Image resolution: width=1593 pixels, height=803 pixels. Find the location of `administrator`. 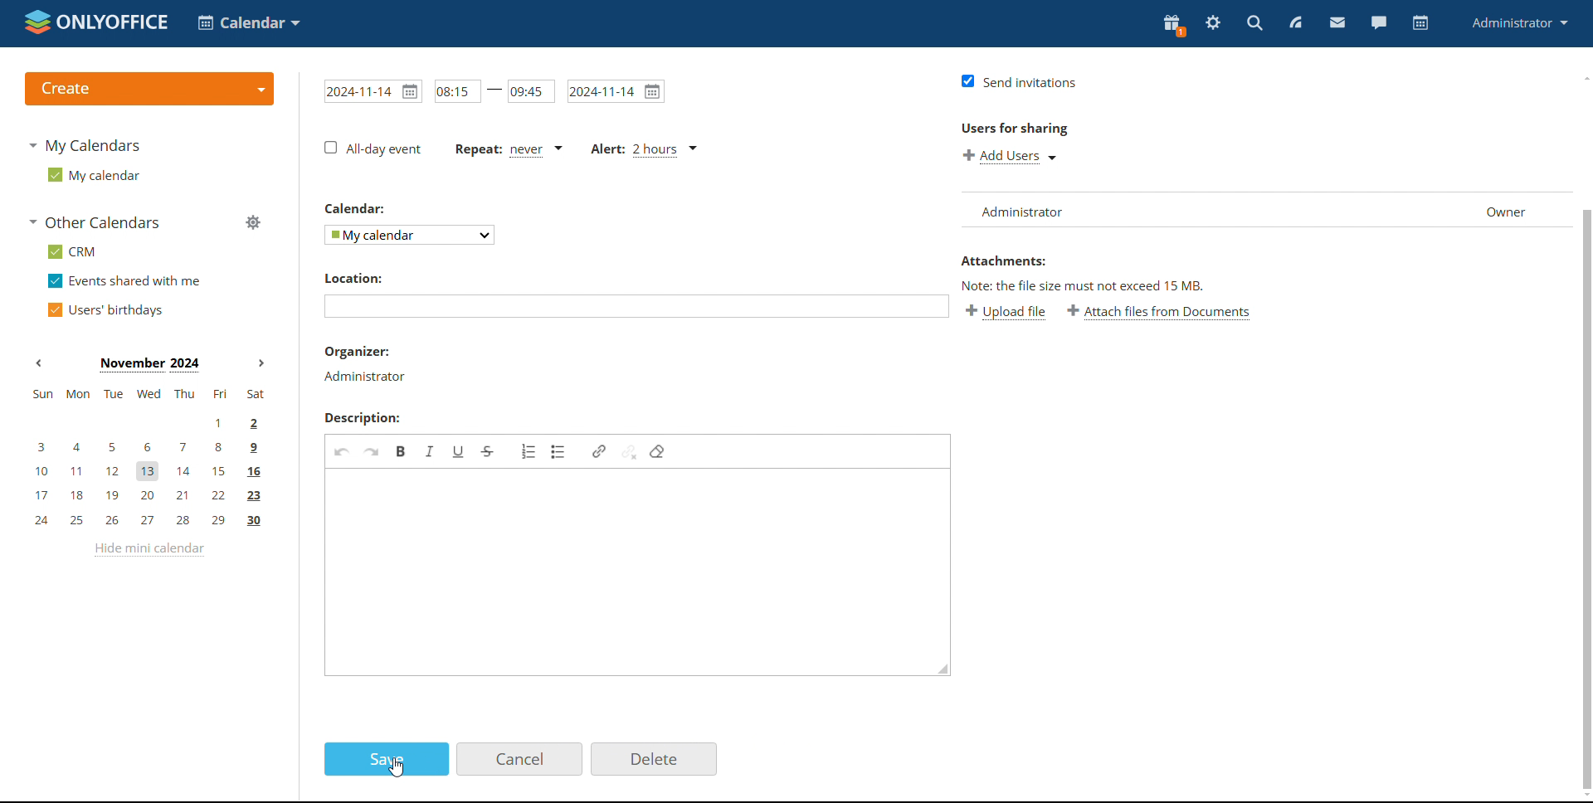

administrator is located at coordinates (1518, 22).